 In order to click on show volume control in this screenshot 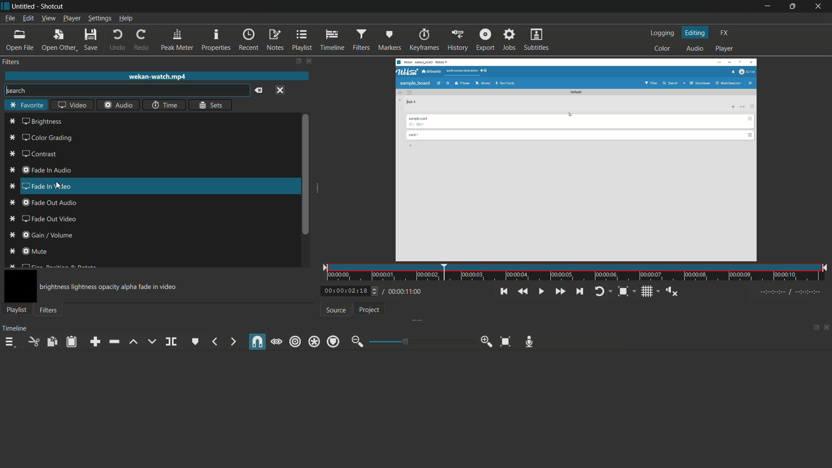, I will do `click(673, 292)`.